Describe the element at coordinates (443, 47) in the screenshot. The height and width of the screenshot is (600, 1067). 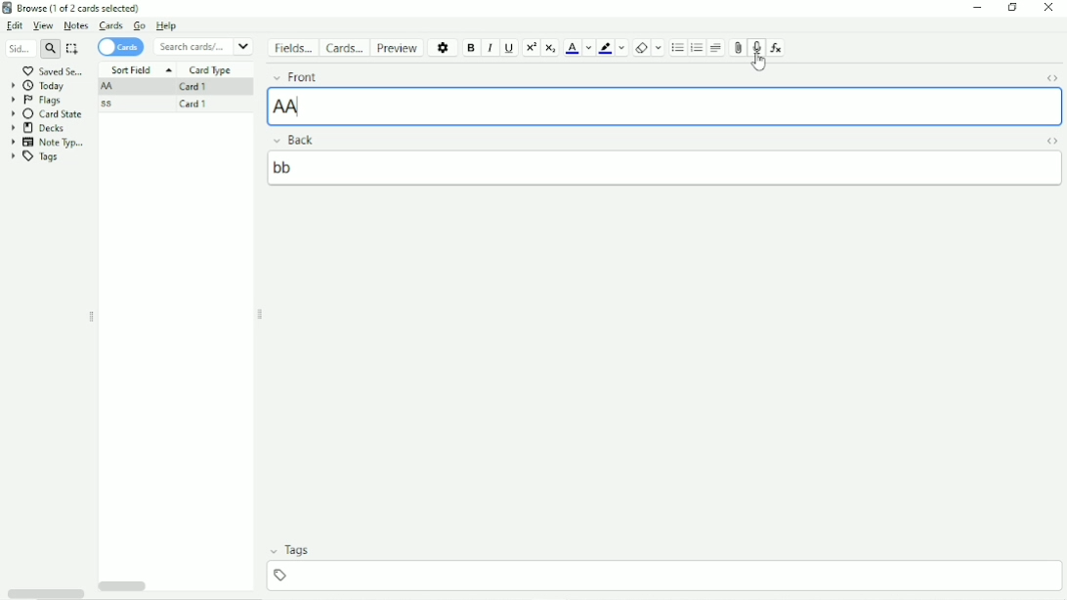
I see `Options` at that location.